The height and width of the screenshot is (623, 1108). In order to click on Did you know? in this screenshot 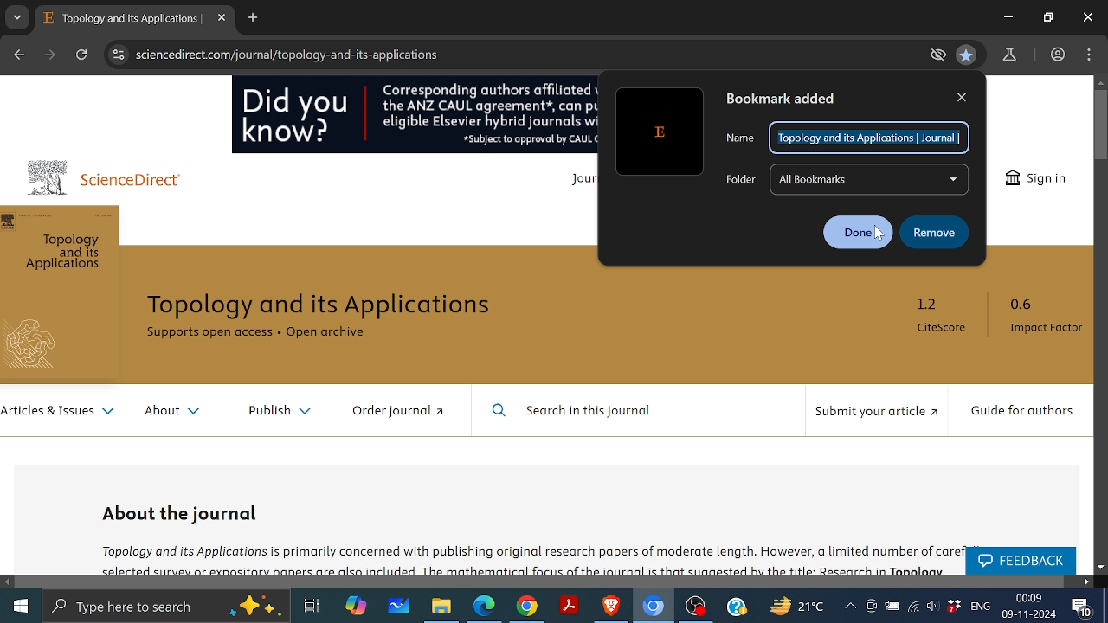, I will do `click(298, 119)`.